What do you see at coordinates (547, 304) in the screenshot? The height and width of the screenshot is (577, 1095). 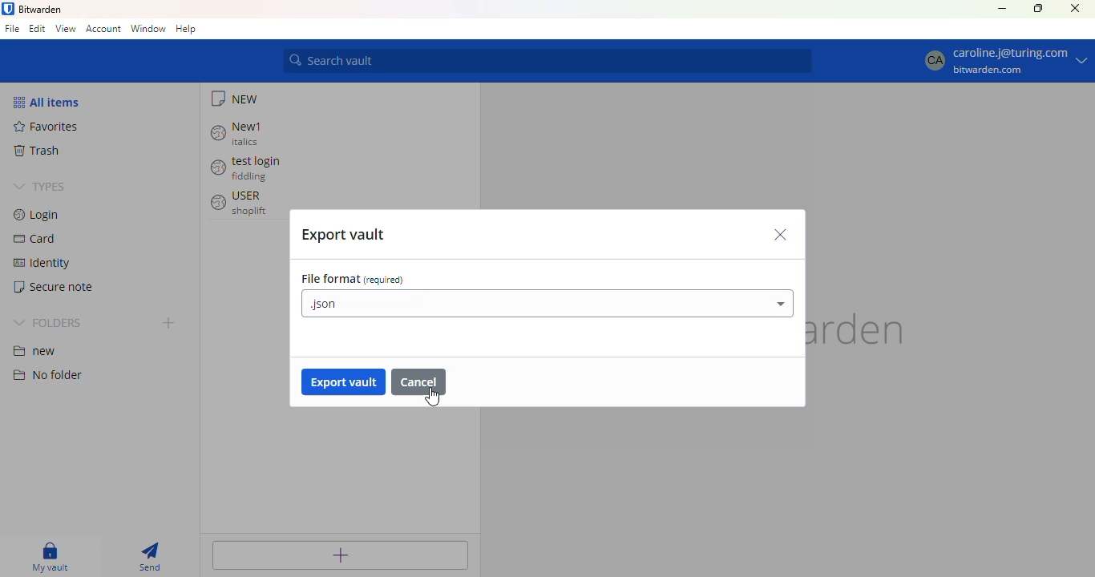 I see `select file format` at bounding box center [547, 304].